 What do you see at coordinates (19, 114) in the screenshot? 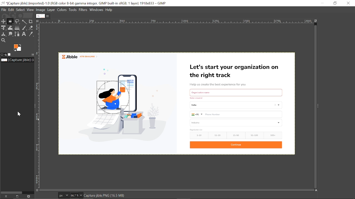
I see `Cursor` at bounding box center [19, 114].